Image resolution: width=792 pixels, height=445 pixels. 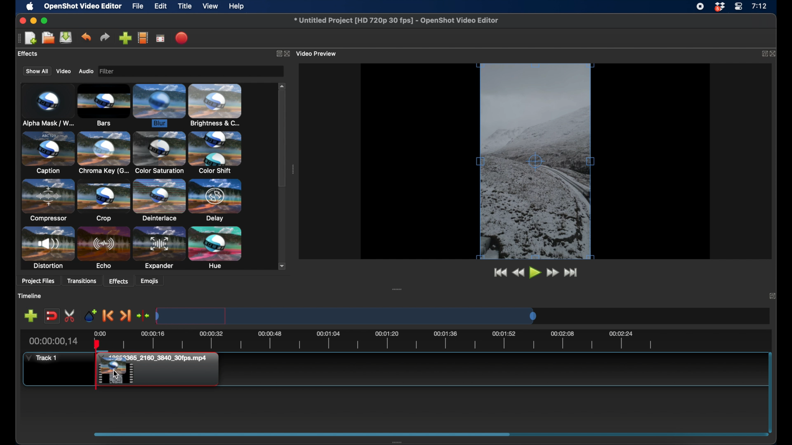 What do you see at coordinates (738, 7) in the screenshot?
I see `control center` at bounding box center [738, 7].